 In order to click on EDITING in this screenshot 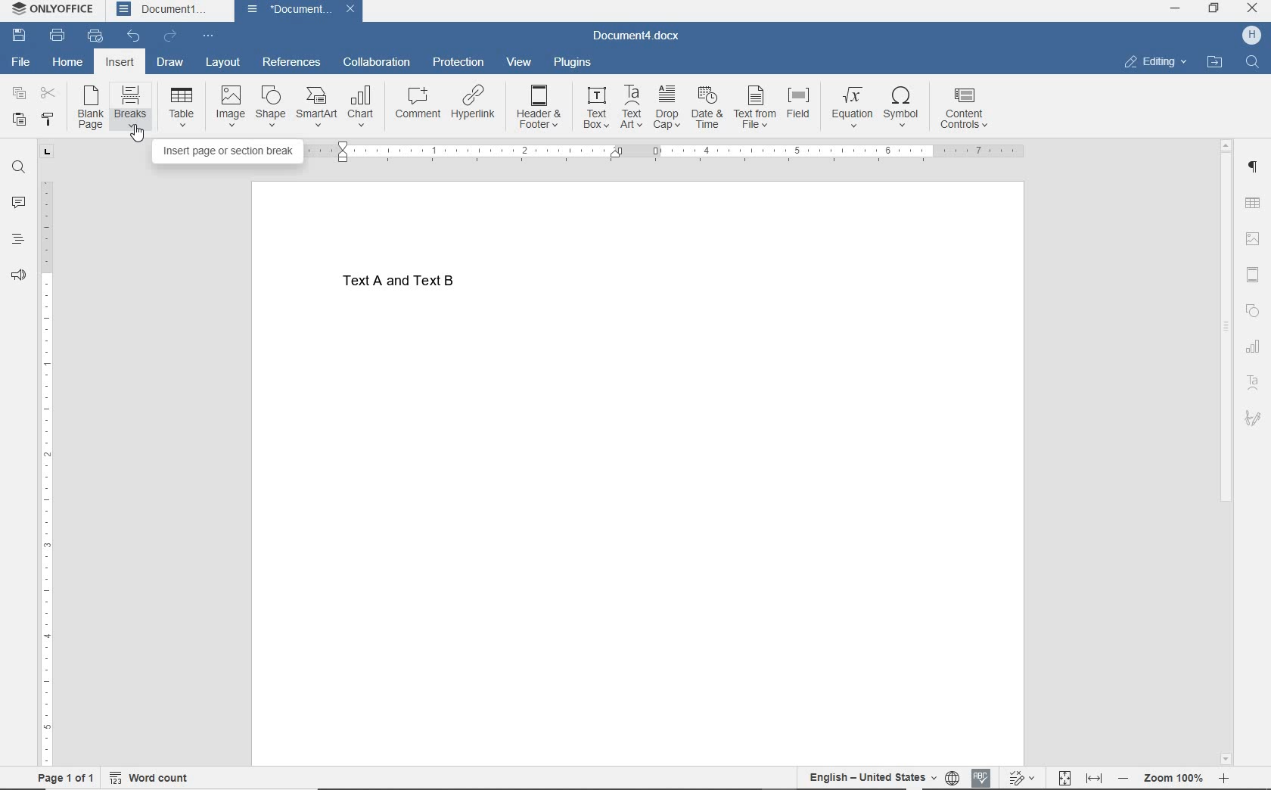, I will do `click(1155, 63)`.